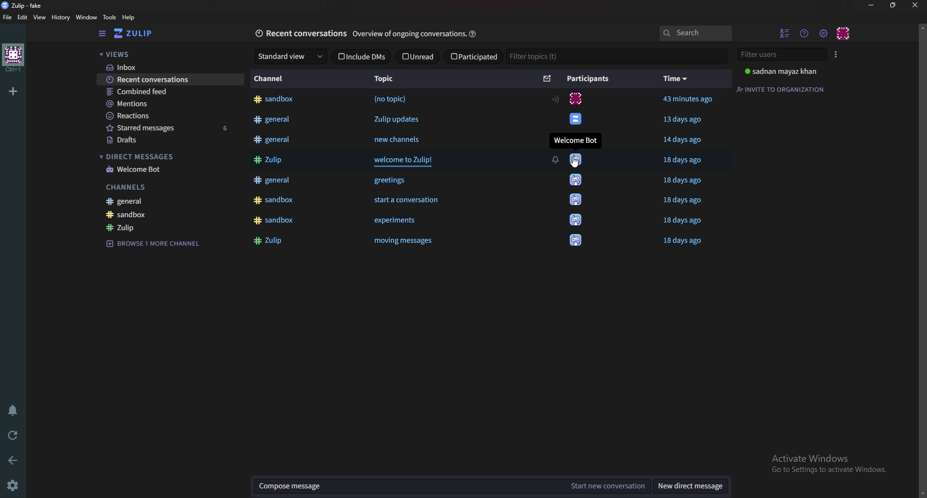 The image size is (927, 498). What do you see at coordinates (140, 34) in the screenshot?
I see `Home view` at bounding box center [140, 34].